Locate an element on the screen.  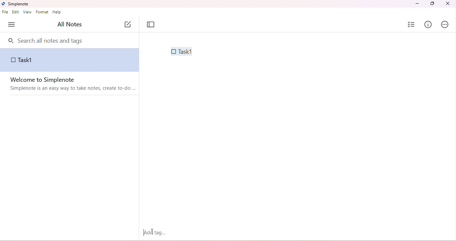
close is located at coordinates (447, 4).